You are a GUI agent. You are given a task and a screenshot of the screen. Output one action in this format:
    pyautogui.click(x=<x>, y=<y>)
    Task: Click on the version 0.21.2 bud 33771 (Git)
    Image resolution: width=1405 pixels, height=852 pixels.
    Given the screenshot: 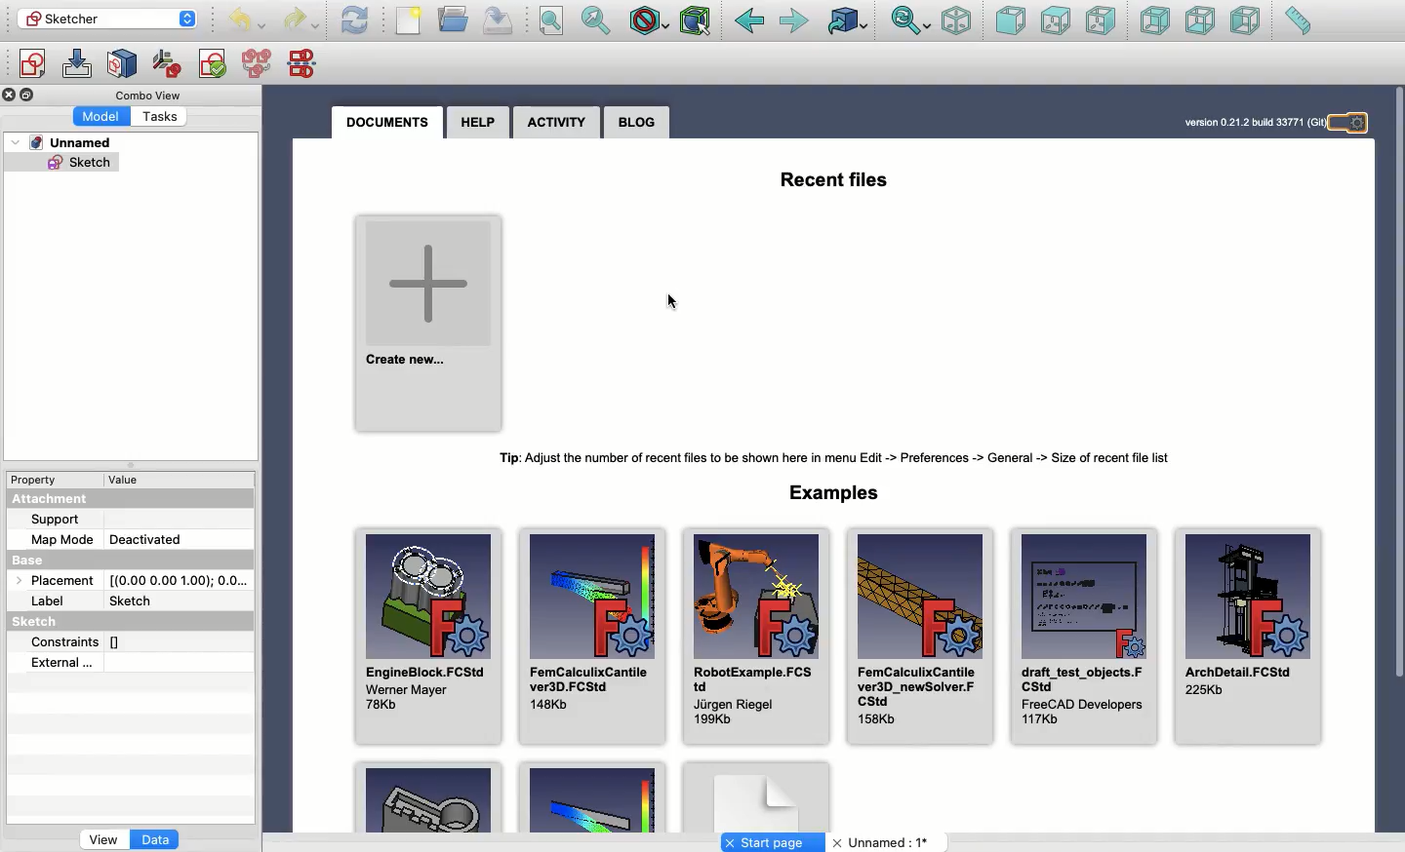 What is the action you would take?
    pyautogui.click(x=1251, y=121)
    